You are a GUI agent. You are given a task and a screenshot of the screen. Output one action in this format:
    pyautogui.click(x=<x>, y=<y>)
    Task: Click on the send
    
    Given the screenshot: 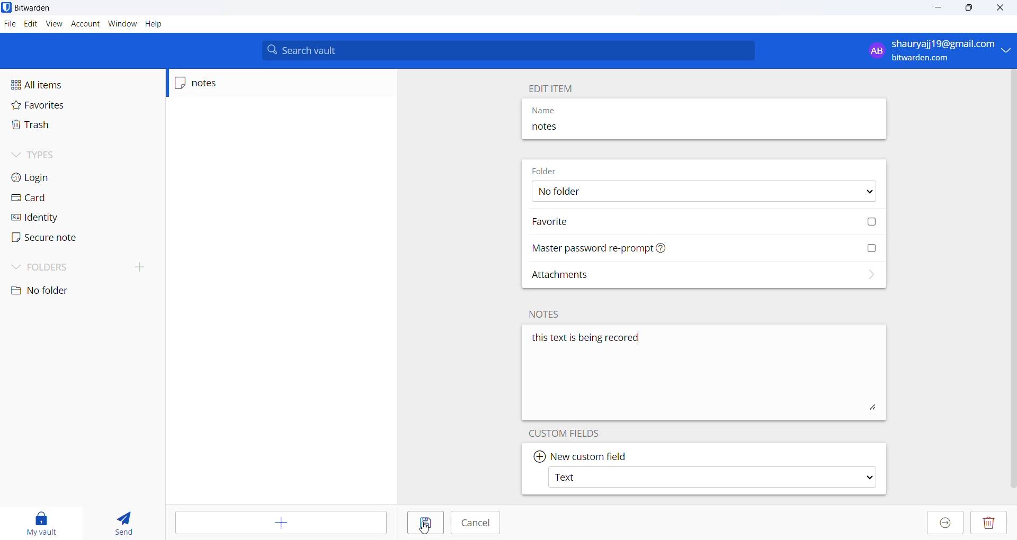 What is the action you would take?
    pyautogui.click(x=120, y=523)
    